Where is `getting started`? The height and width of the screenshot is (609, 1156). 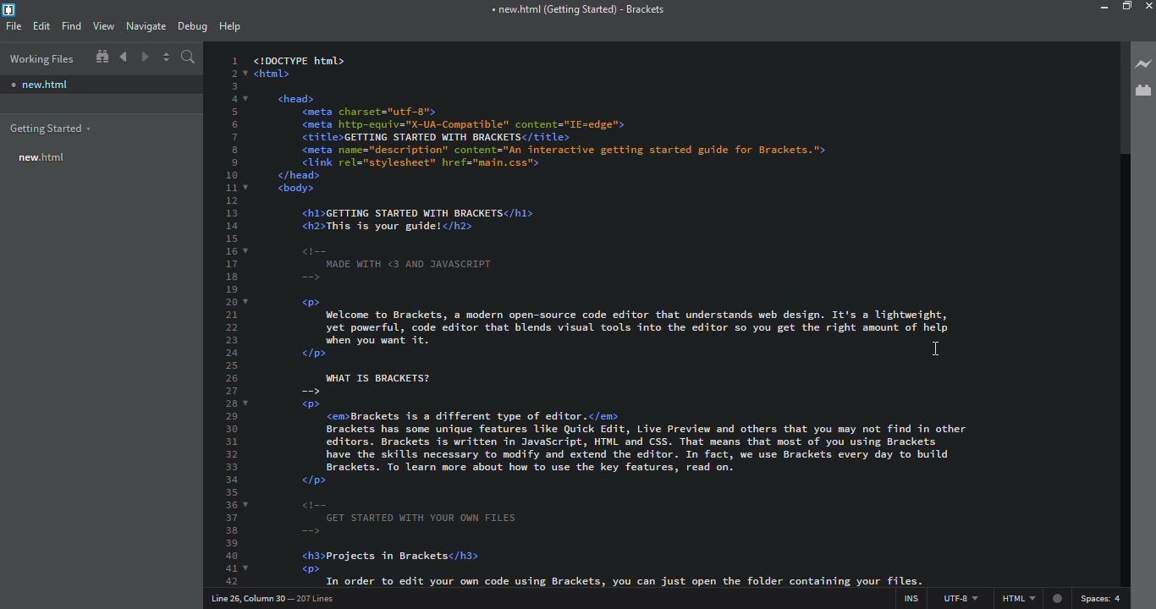 getting started is located at coordinates (52, 129).